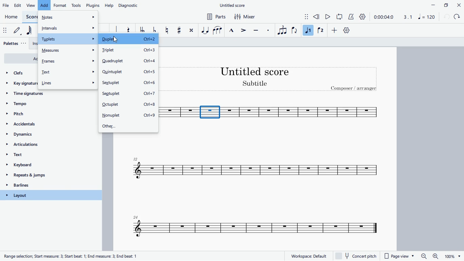 The width and height of the screenshot is (464, 261). I want to click on settings, so click(364, 17).